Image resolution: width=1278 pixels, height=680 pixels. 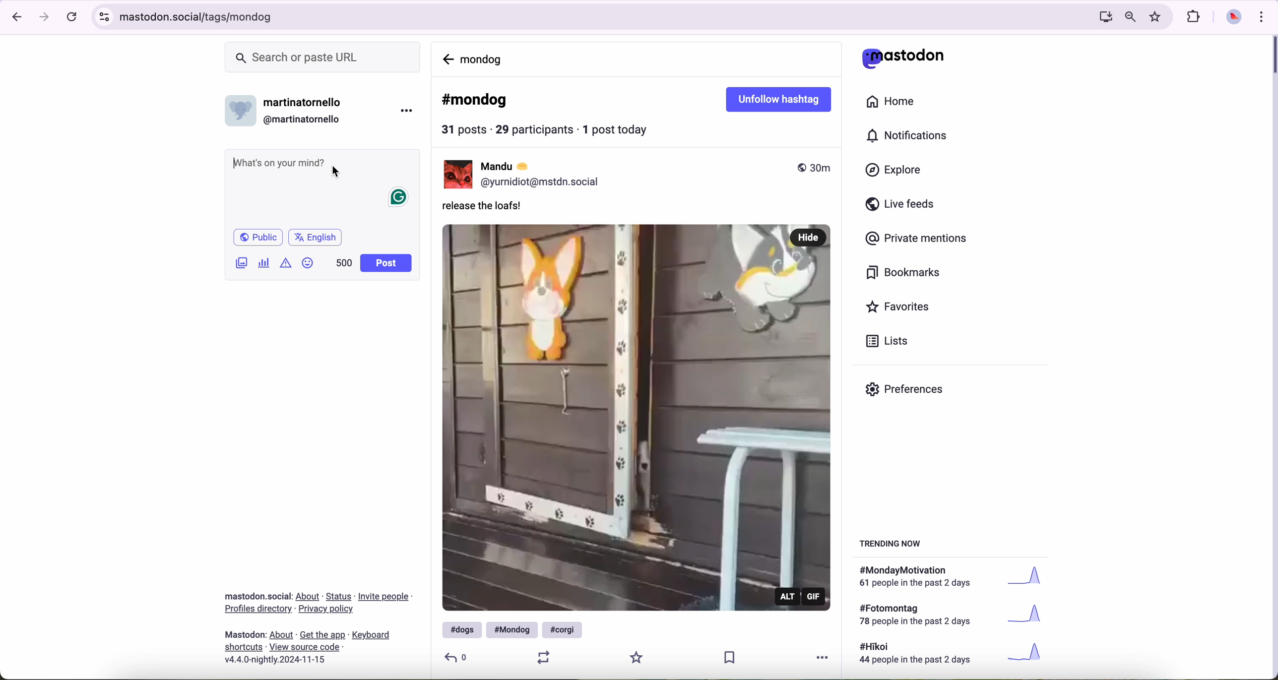 What do you see at coordinates (789, 596) in the screenshot?
I see `alt` at bounding box center [789, 596].